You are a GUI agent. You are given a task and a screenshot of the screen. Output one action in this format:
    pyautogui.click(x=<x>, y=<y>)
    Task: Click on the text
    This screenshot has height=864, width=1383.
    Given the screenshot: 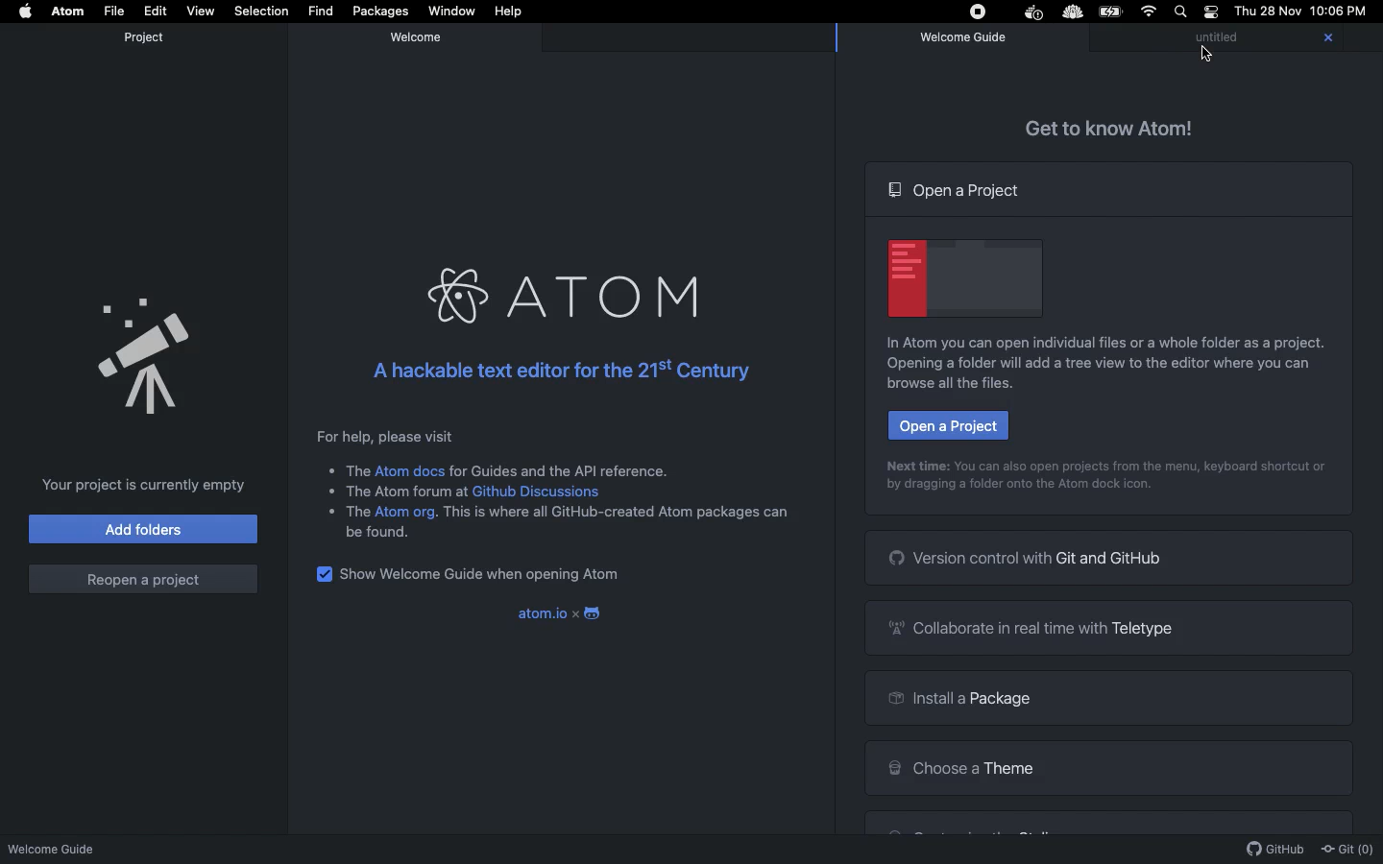 What is the action you would take?
    pyautogui.click(x=349, y=471)
    